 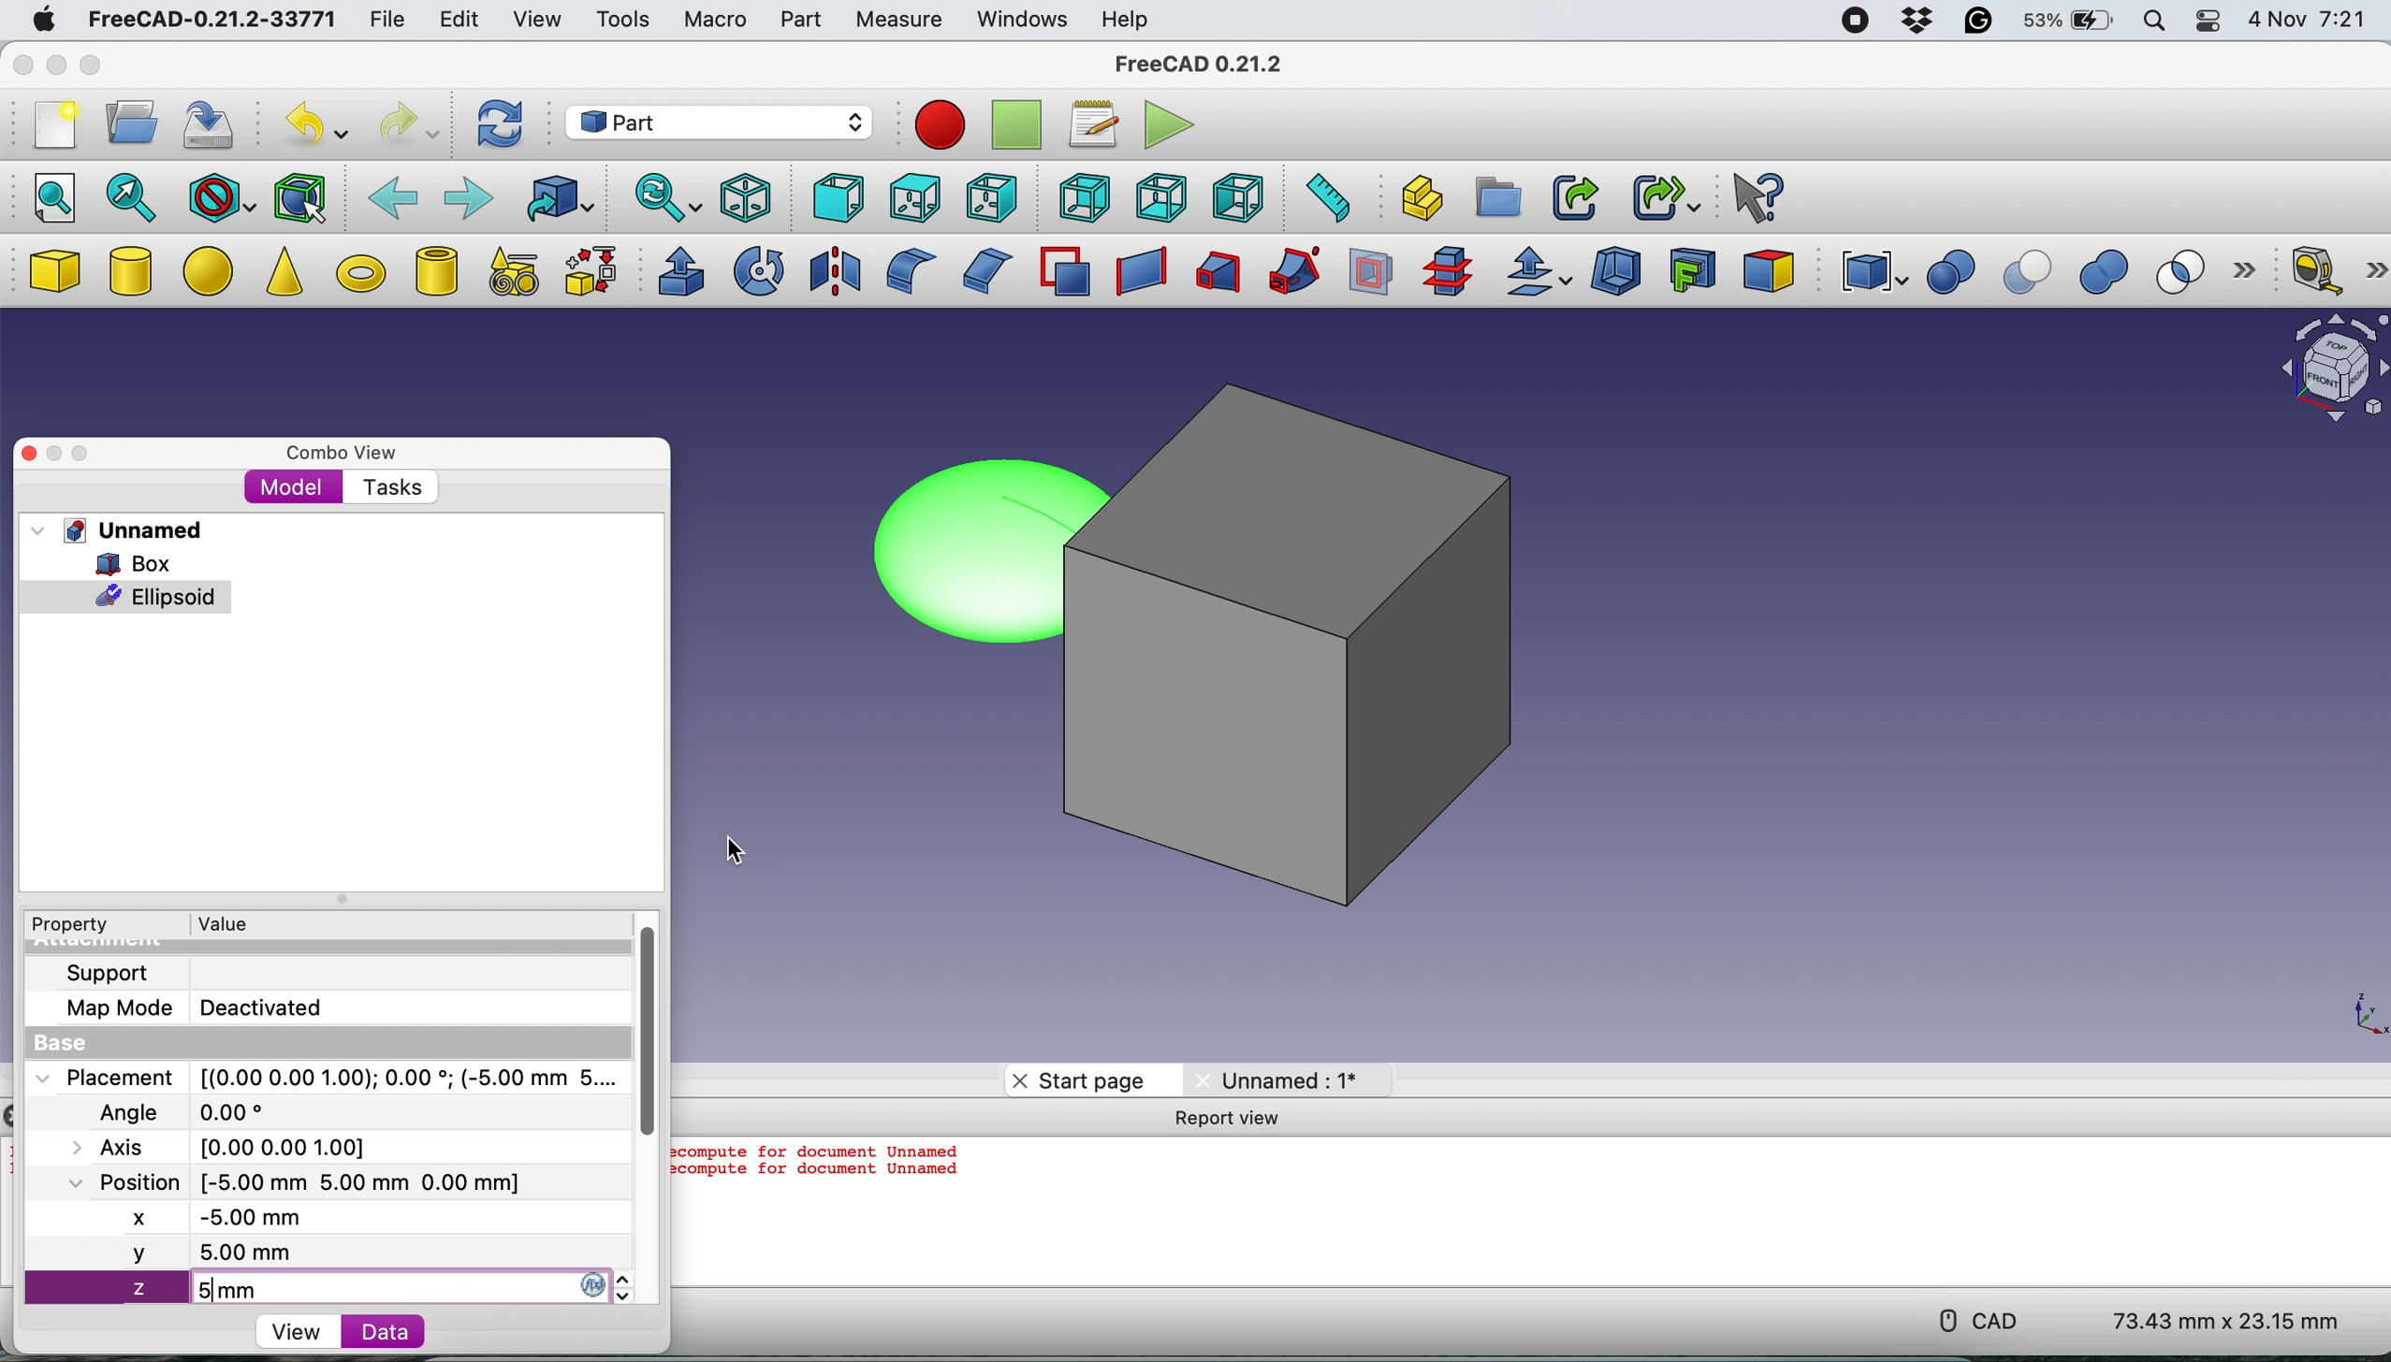 What do you see at coordinates (117, 530) in the screenshot?
I see `unnamed` at bounding box center [117, 530].